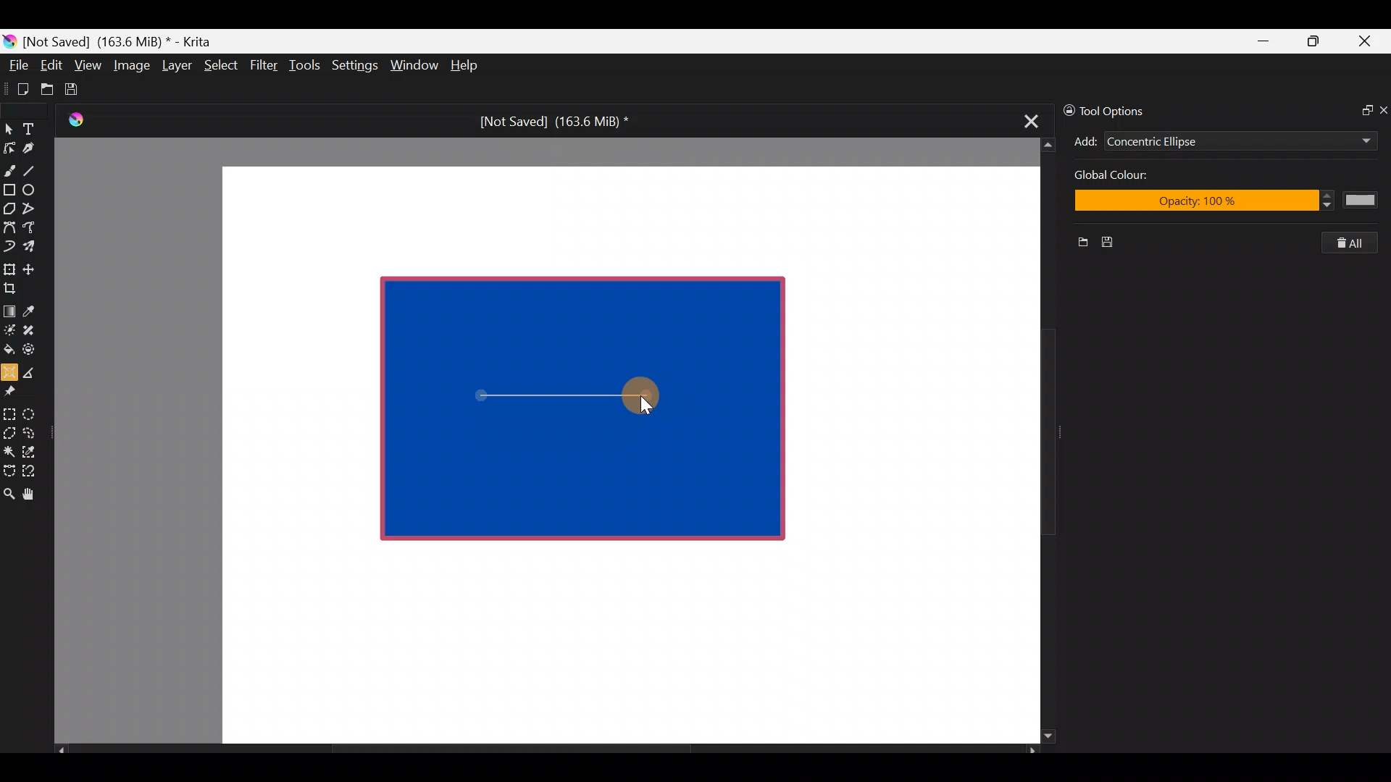 The image size is (1391, 782). Describe the element at coordinates (88, 65) in the screenshot. I see `View` at that location.